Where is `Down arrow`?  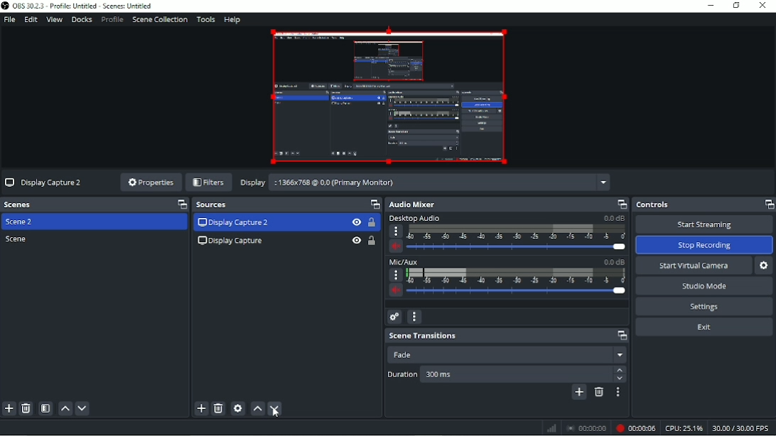 Down arrow is located at coordinates (620, 378).